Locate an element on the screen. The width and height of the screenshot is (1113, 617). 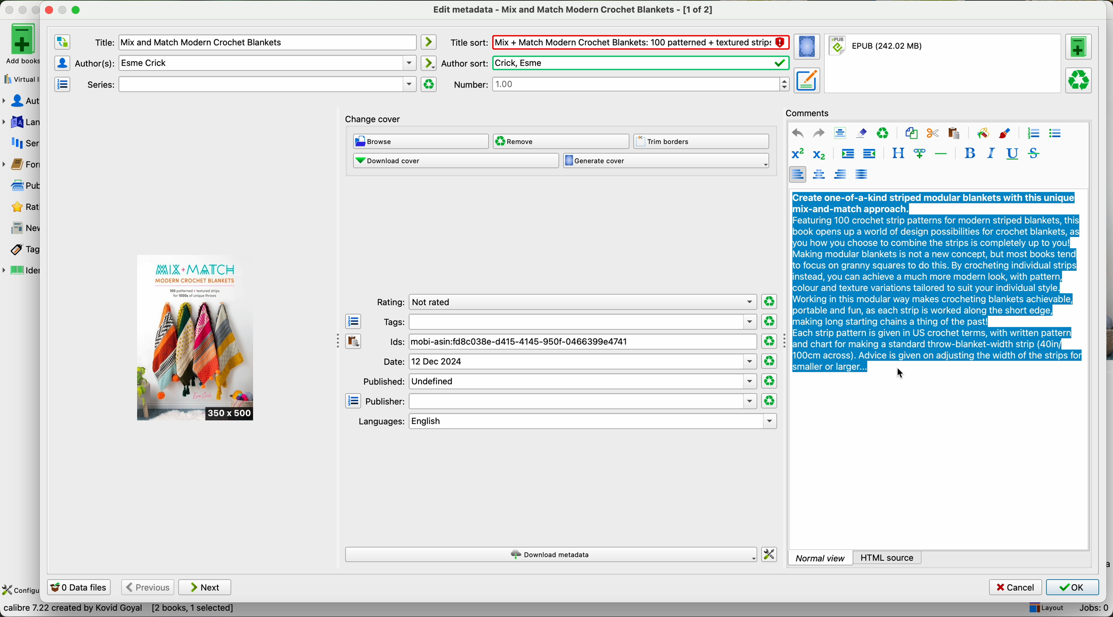
HTML source is located at coordinates (888, 557).